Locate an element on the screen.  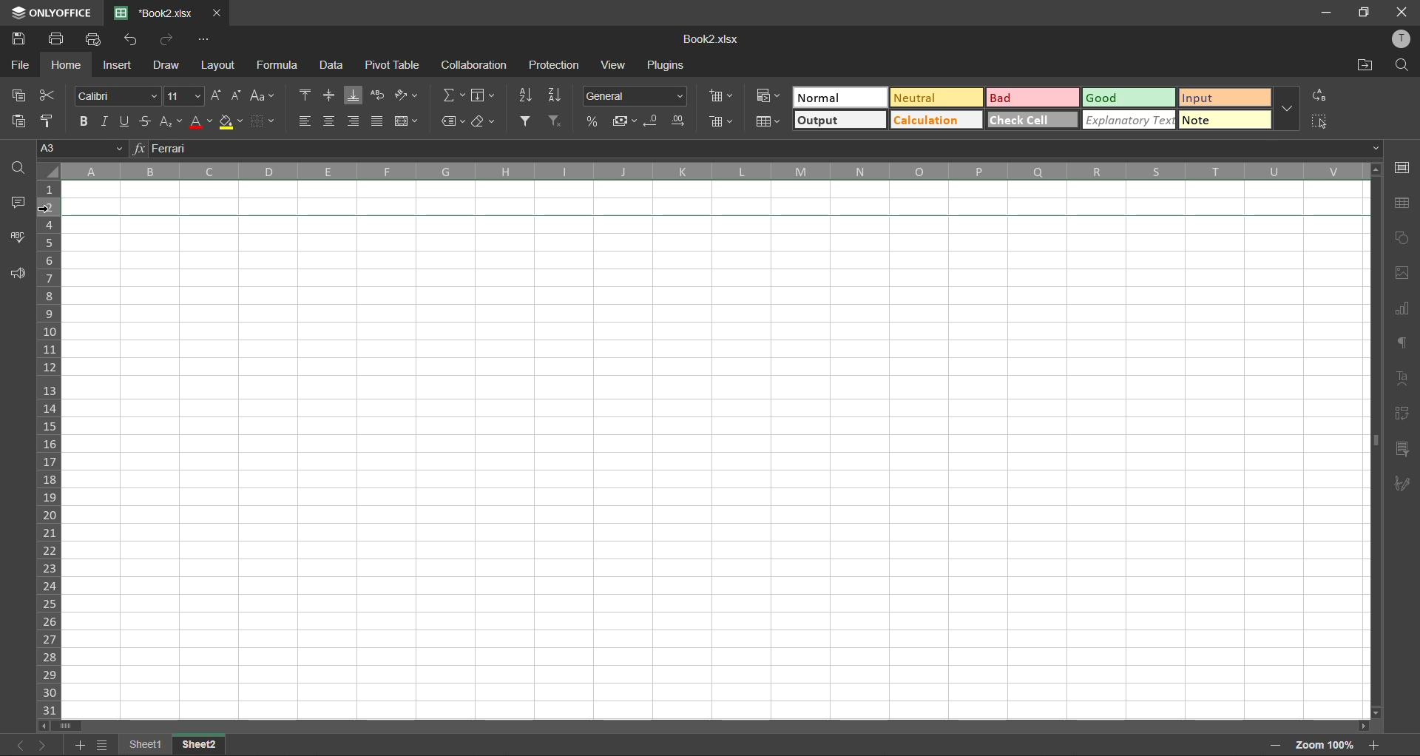
save is located at coordinates (20, 36).